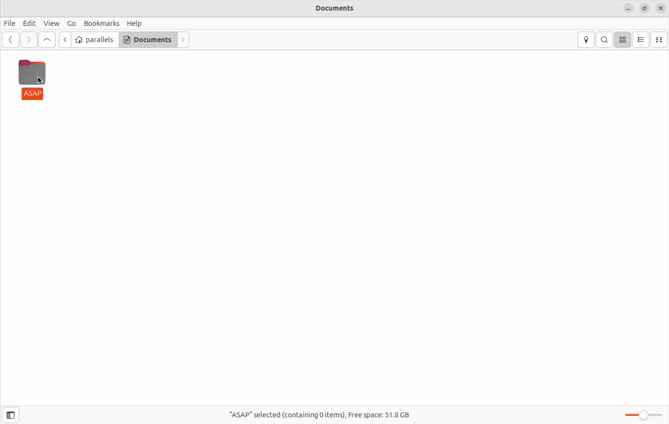 Image resolution: width=669 pixels, height=424 pixels. What do you see at coordinates (336, 9) in the screenshot?
I see `Documents` at bounding box center [336, 9].